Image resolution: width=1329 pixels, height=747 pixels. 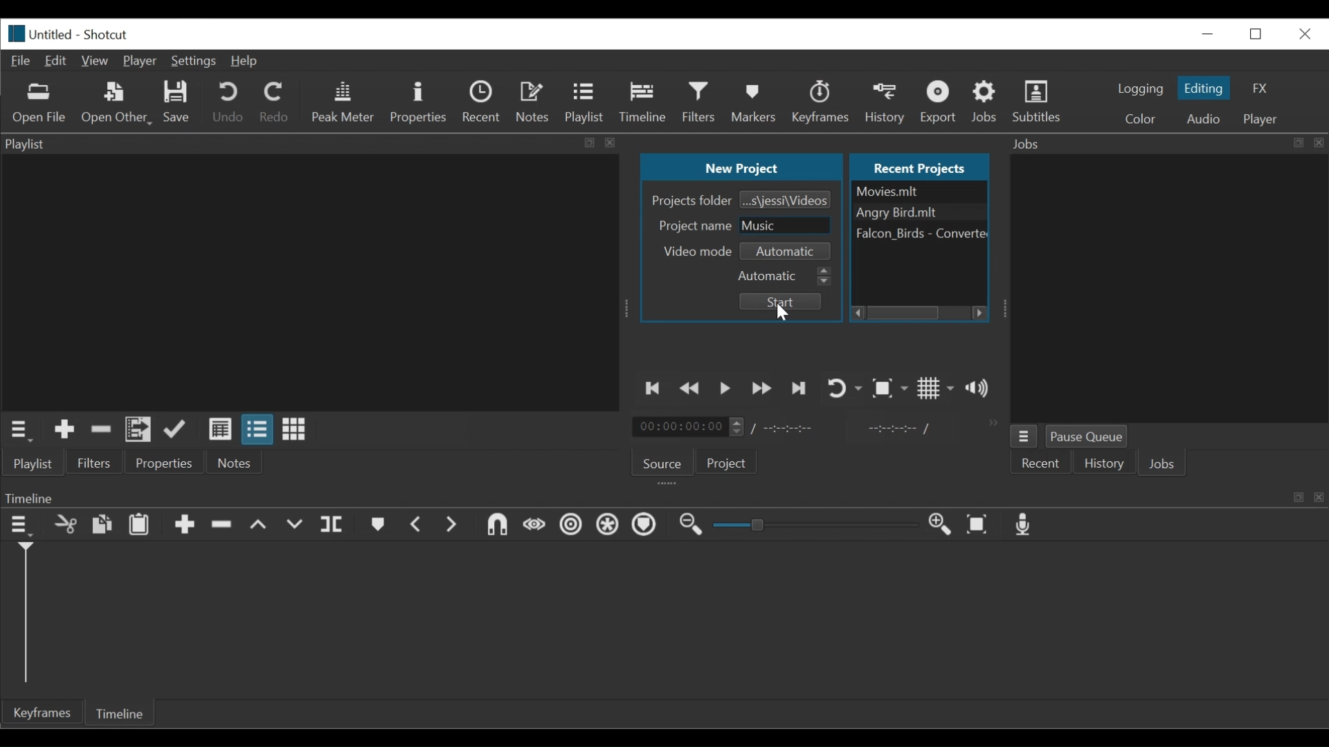 What do you see at coordinates (943, 525) in the screenshot?
I see `Zoom Timeline in` at bounding box center [943, 525].